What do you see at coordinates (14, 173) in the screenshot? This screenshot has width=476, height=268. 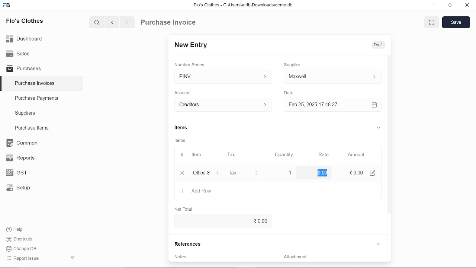 I see `GST` at bounding box center [14, 173].